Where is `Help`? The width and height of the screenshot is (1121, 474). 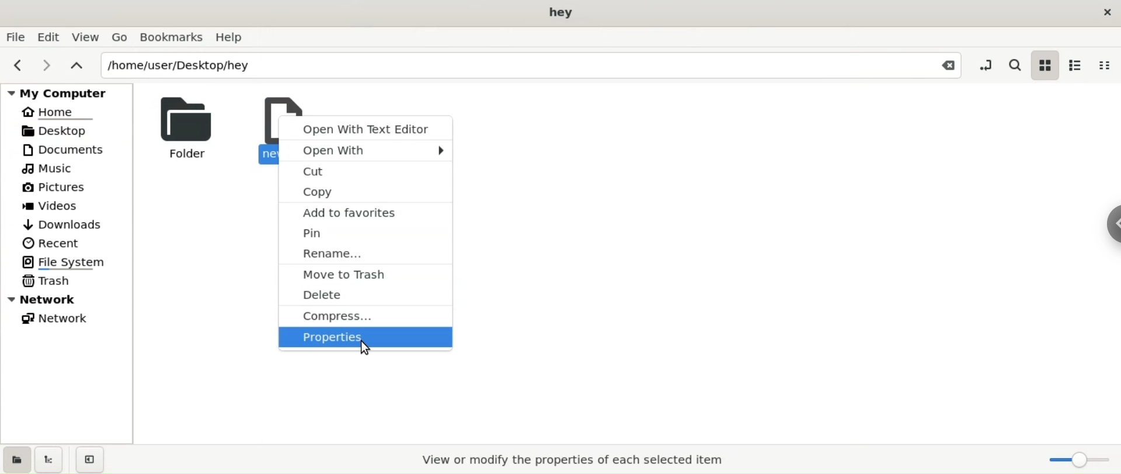
Help is located at coordinates (234, 37).